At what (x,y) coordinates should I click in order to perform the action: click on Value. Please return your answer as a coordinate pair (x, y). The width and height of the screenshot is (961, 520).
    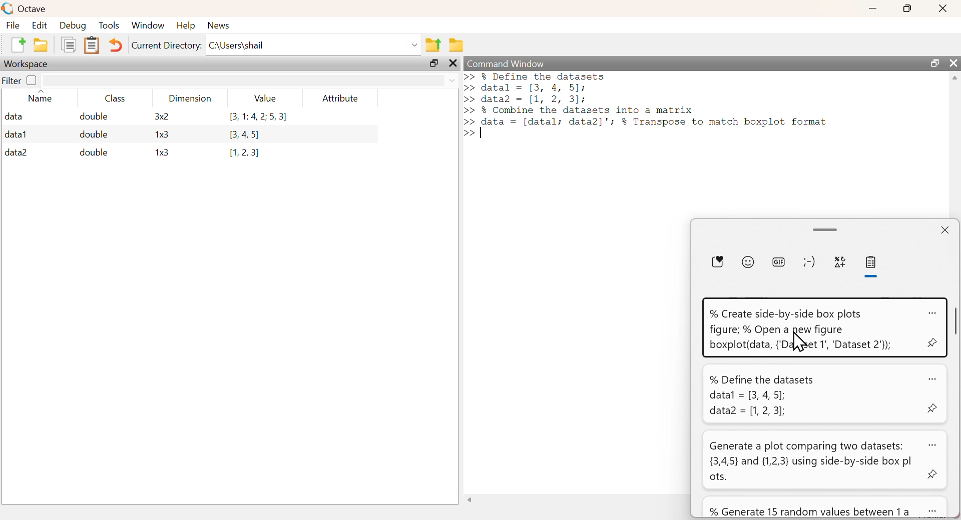
    Looking at the image, I should click on (269, 98).